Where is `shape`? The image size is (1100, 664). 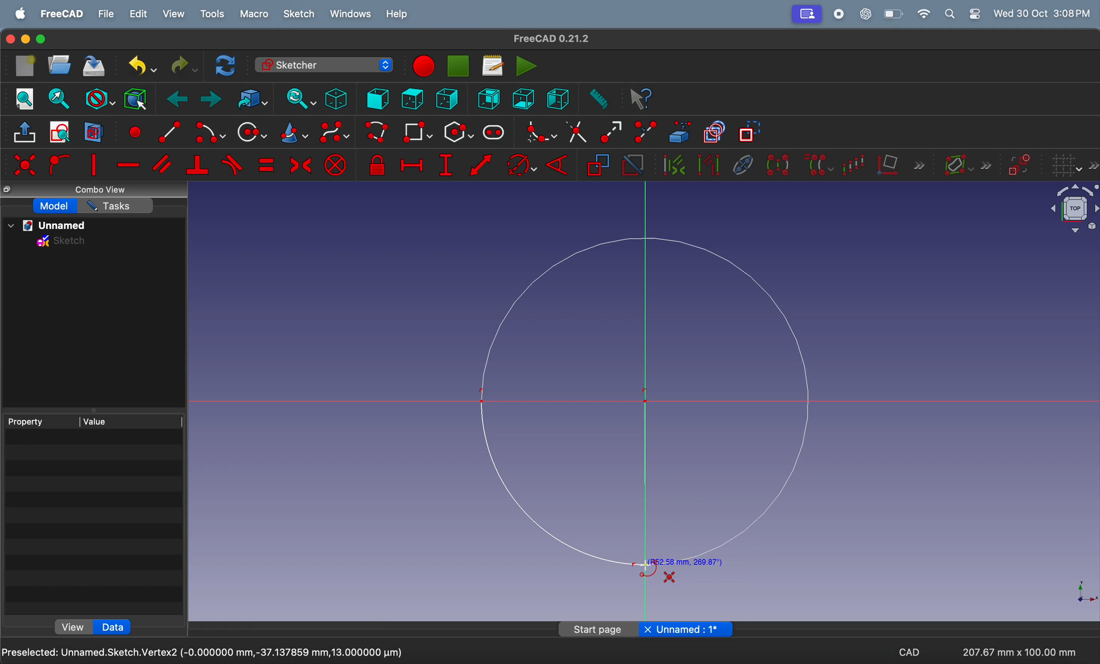
shape is located at coordinates (650, 408).